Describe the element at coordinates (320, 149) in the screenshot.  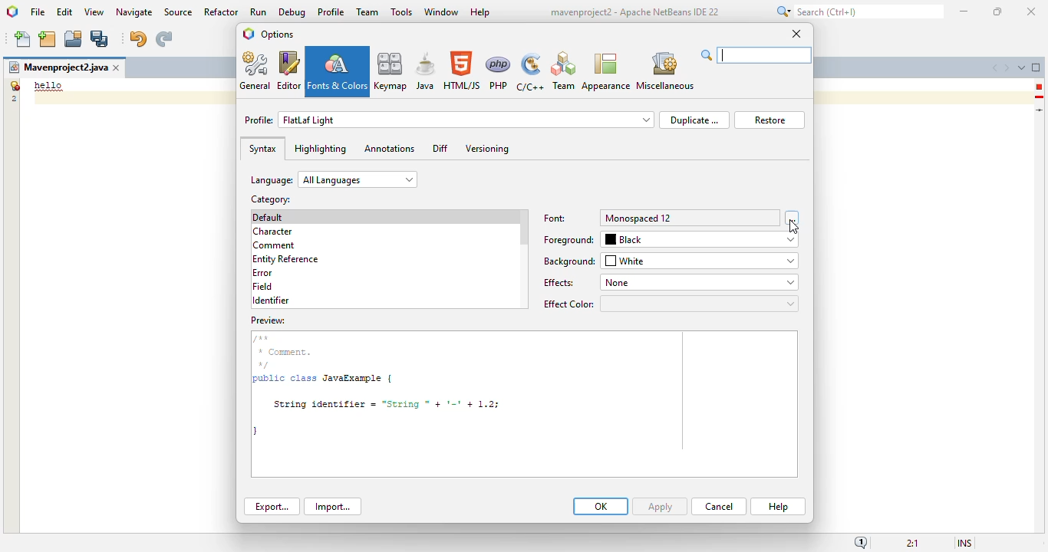
I see `highlighting` at that location.